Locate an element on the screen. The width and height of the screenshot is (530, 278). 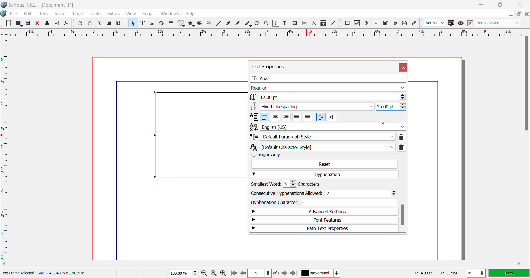
Horizontal Page Margins is located at coordinates (7, 149).